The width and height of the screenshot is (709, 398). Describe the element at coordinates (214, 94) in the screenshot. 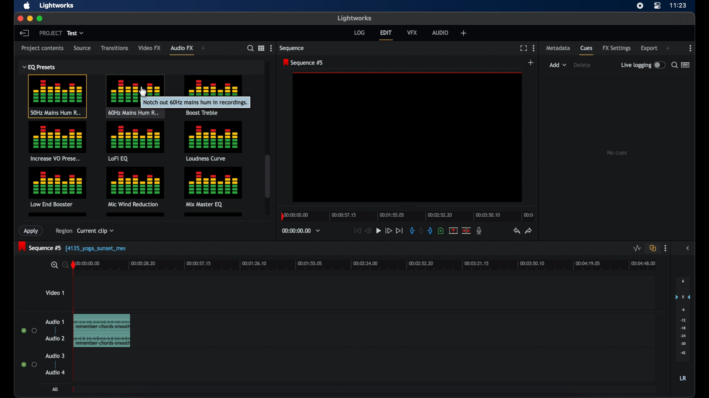

I see `boost treble` at that location.